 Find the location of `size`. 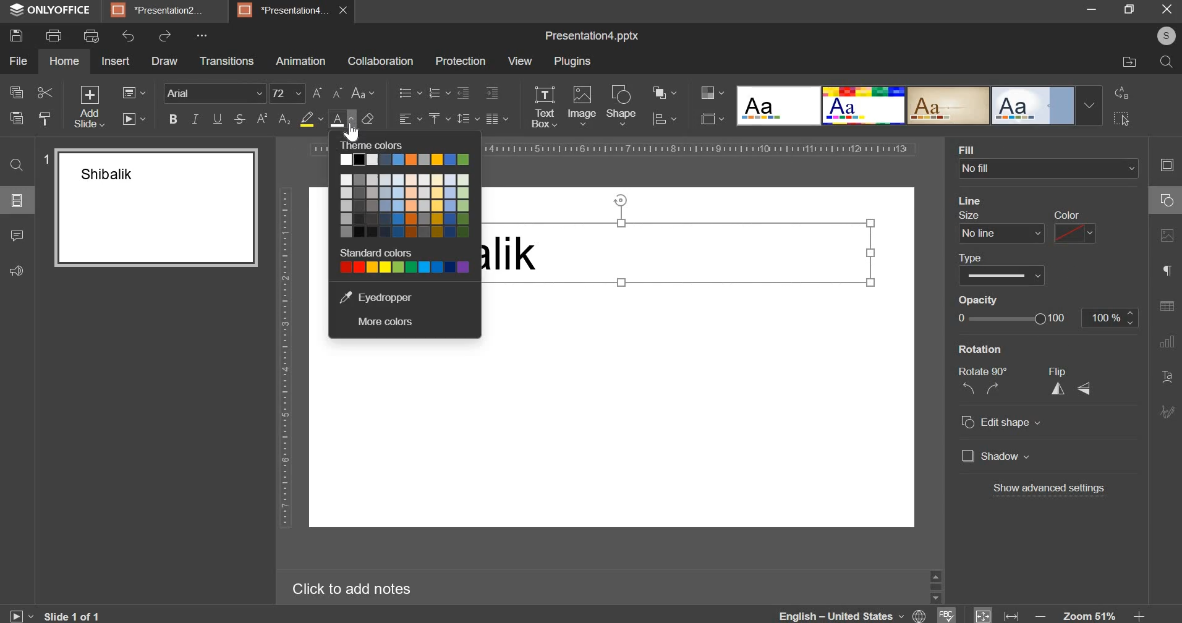

size is located at coordinates (998, 227).